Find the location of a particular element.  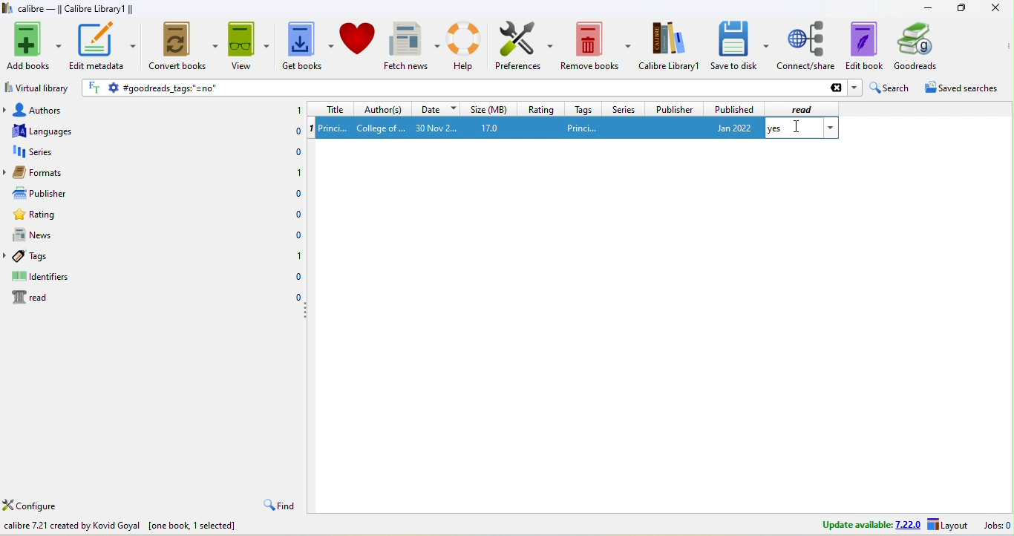

0 is located at coordinates (298, 236).